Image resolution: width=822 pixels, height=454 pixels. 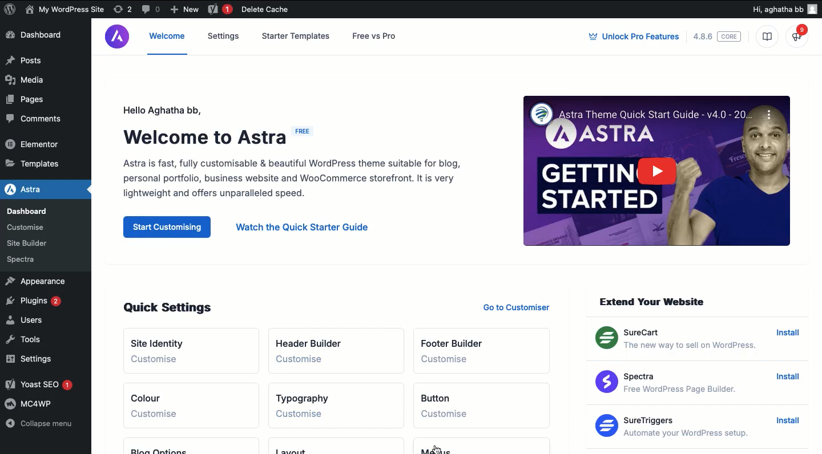 I want to click on Watch the quick starter guide, so click(x=303, y=228).